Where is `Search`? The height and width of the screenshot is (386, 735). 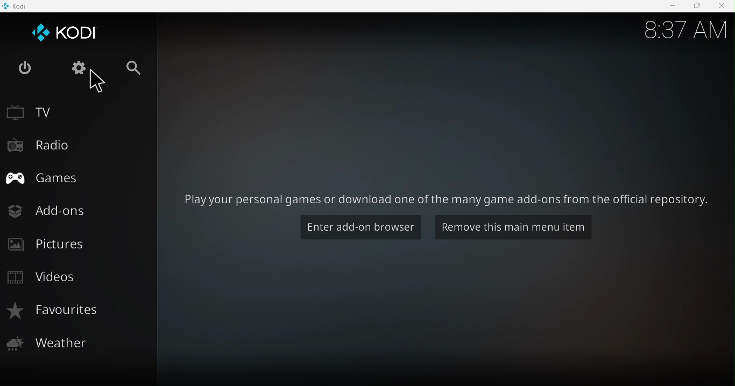 Search is located at coordinates (140, 68).